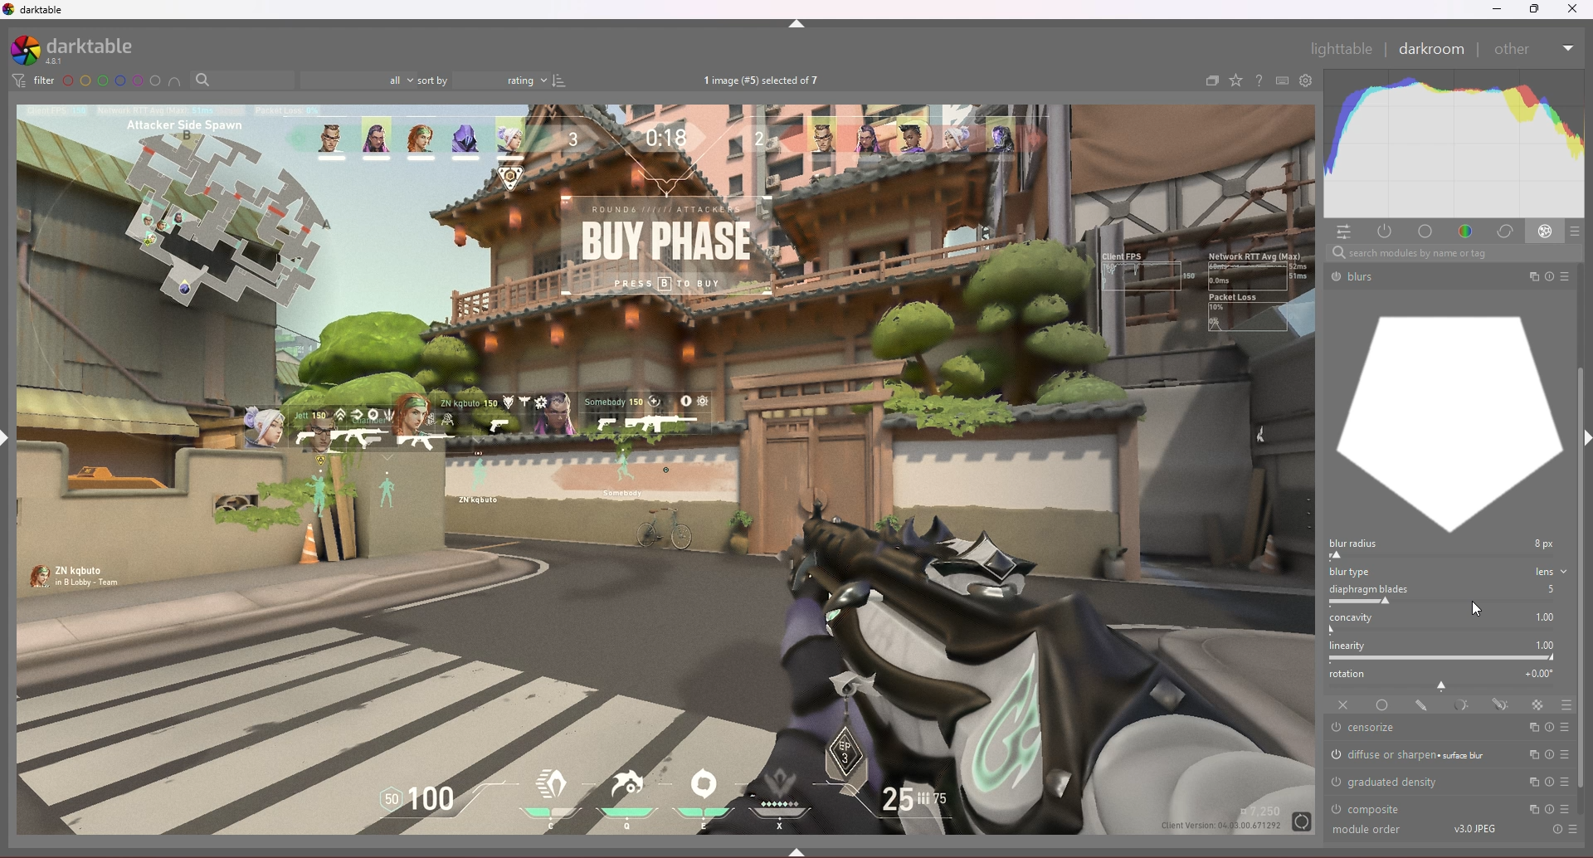  Describe the element at coordinates (501, 80) in the screenshot. I see `rating` at that location.